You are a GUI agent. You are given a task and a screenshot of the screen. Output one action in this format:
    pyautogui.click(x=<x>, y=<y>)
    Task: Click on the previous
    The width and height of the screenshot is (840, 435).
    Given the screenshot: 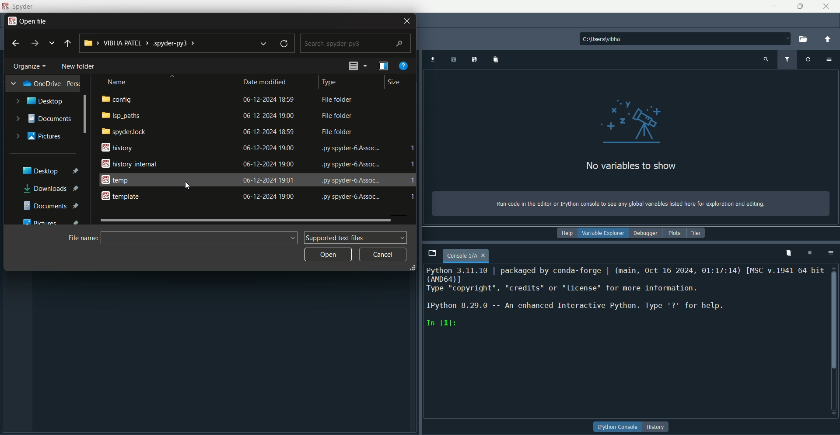 What is the action you would take?
    pyautogui.click(x=67, y=45)
    